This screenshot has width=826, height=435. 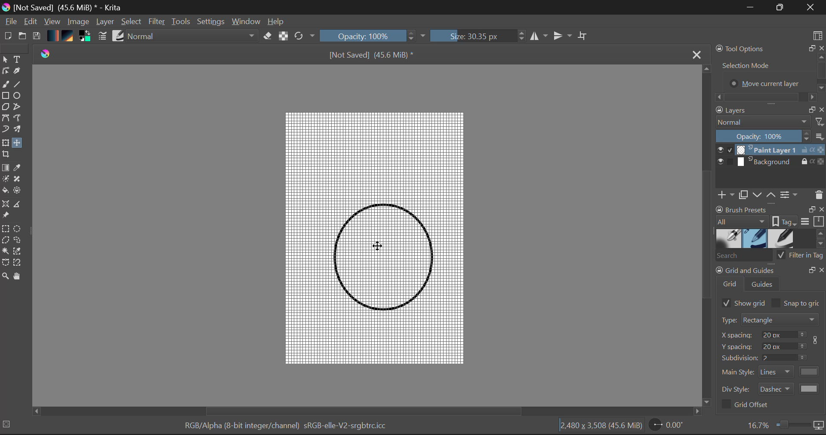 I want to click on Brush Size, so click(x=478, y=36).